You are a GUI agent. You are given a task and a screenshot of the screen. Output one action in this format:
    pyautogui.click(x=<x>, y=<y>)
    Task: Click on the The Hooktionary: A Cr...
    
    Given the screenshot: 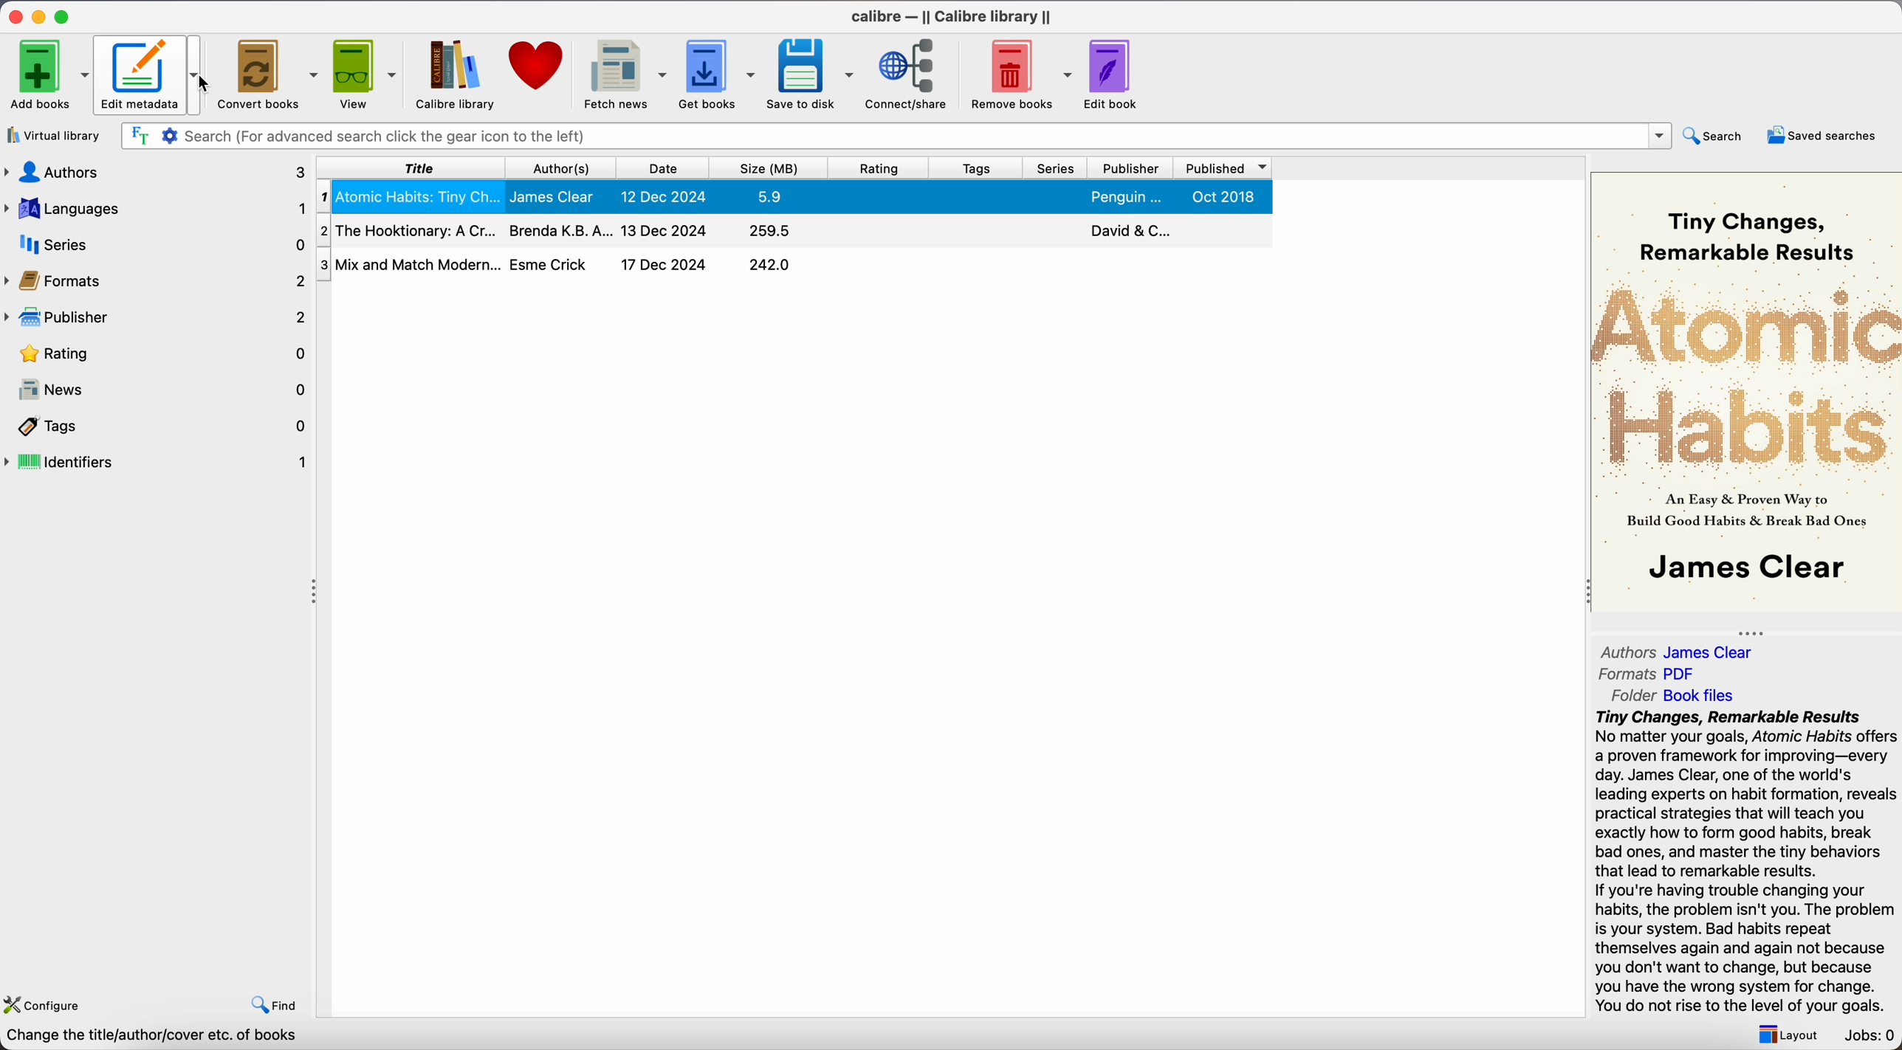 What is the action you would take?
    pyautogui.click(x=410, y=229)
    